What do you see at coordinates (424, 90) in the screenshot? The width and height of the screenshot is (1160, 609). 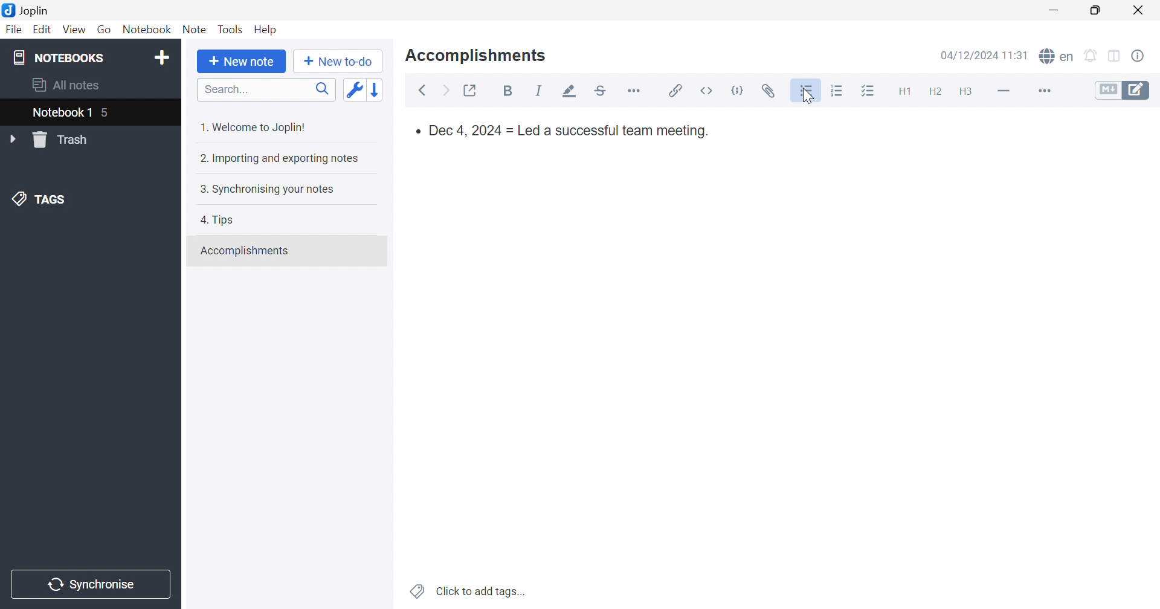 I see `Back` at bounding box center [424, 90].